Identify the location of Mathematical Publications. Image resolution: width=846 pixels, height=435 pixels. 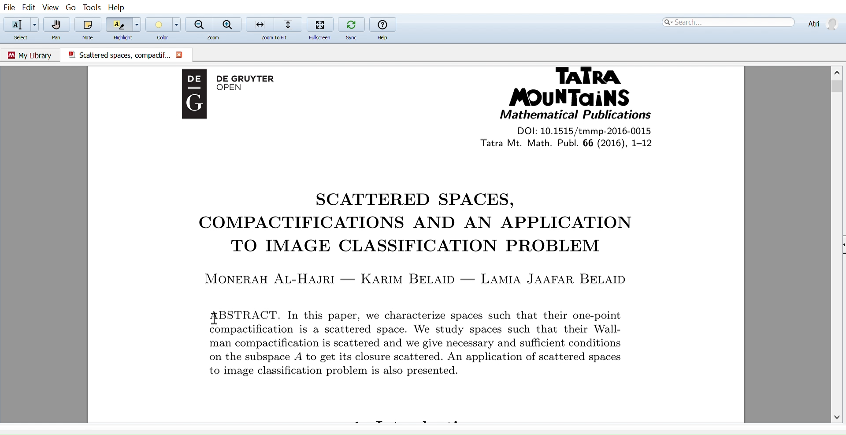
(575, 115).